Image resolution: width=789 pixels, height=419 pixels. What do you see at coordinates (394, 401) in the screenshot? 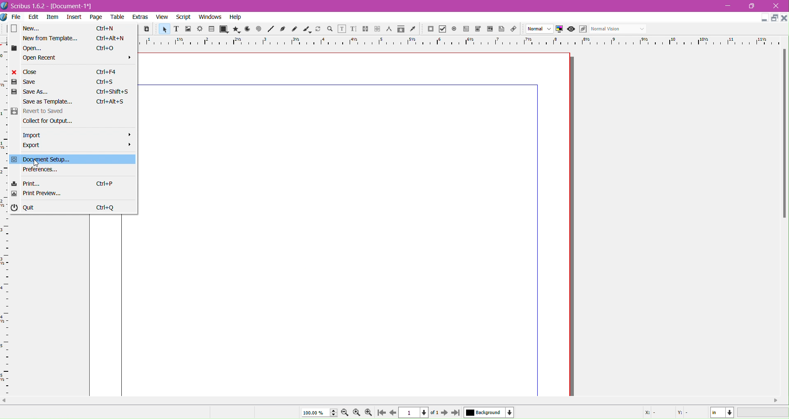
I see `Scroll` at bounding box center [394, 401].